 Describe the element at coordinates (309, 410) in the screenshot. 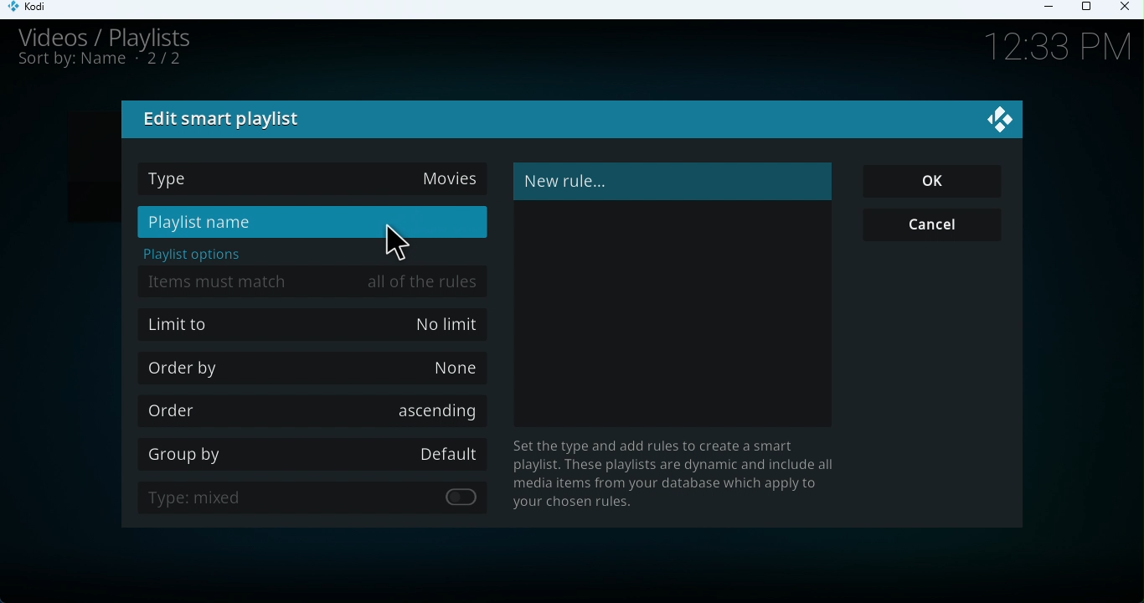

I see `Order` at that location.